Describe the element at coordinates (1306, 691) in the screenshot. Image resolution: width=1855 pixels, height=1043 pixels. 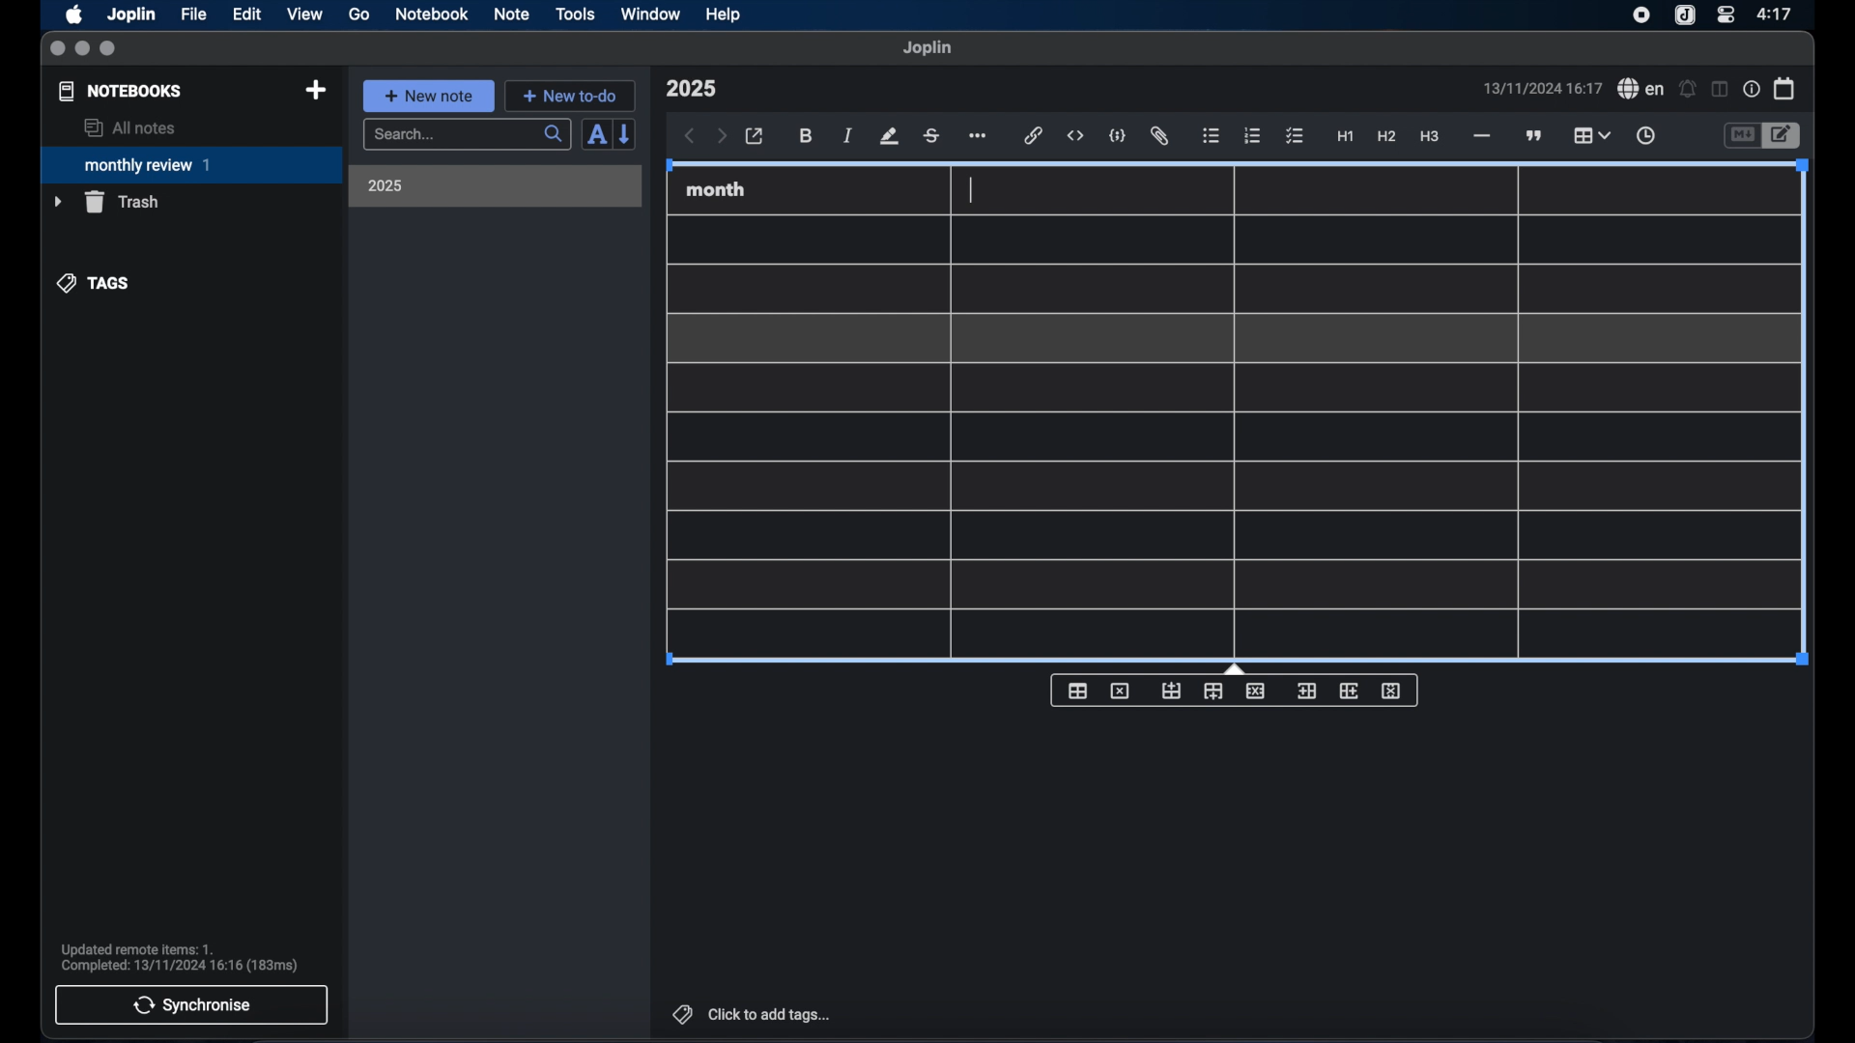
I see `insert column before` at that location.